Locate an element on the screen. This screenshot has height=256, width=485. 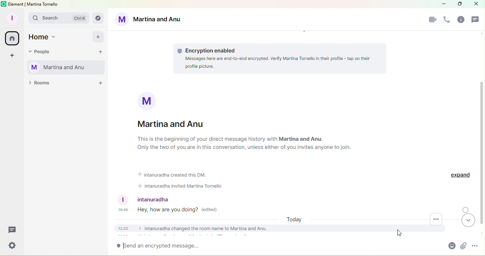
Emoji is located at coordinates (452, 246).